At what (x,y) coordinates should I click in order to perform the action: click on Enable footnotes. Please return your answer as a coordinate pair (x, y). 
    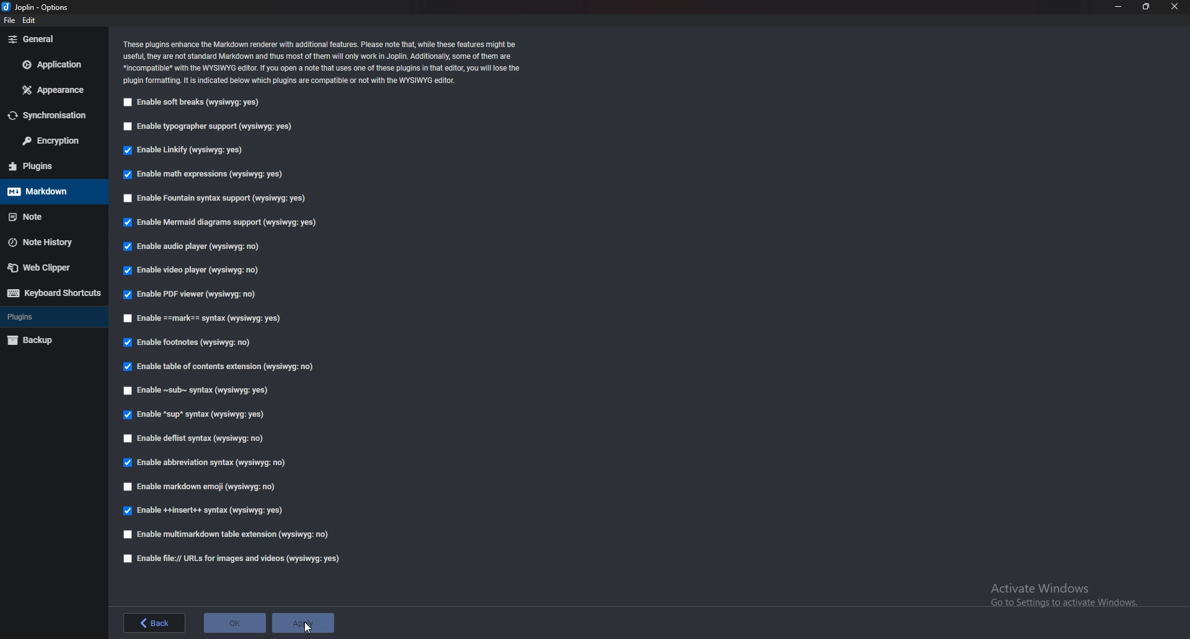
    Looking at the image, I should click on (190, 341).